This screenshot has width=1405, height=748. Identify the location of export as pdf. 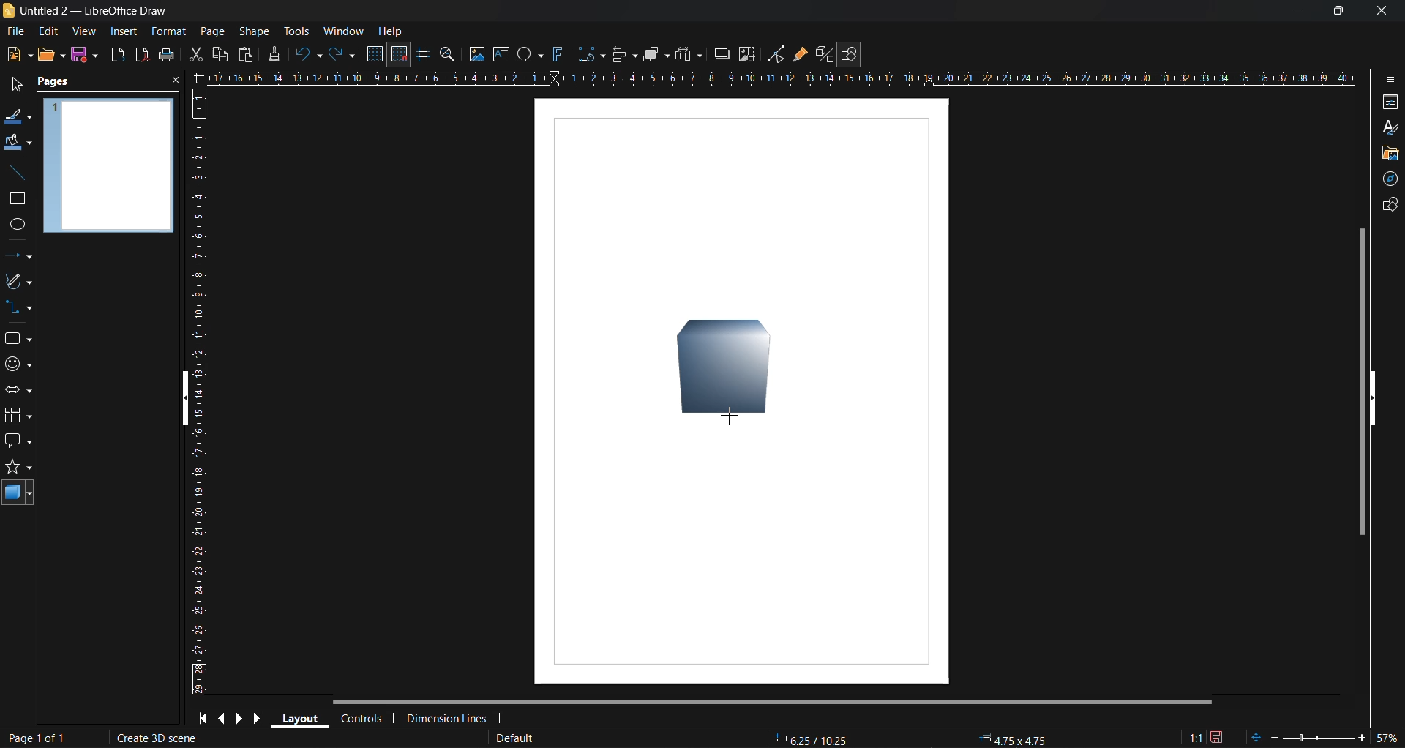
(139, 54).